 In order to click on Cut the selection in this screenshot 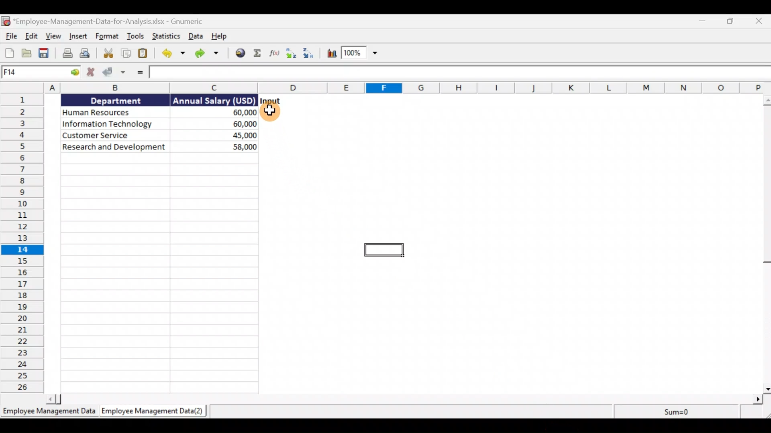, I will do `click(108, 54)`.